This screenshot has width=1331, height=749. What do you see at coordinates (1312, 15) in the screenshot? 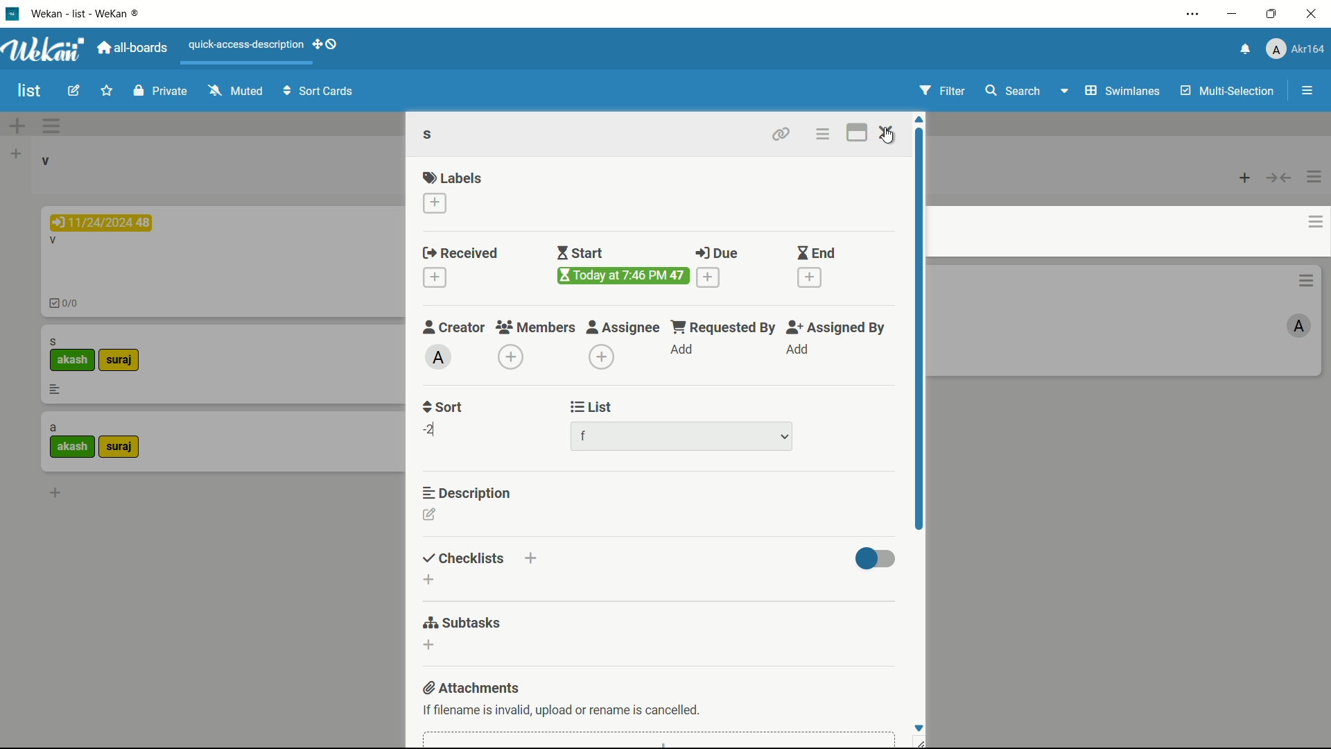
I see `close app` at bounding box center [1312, 15].